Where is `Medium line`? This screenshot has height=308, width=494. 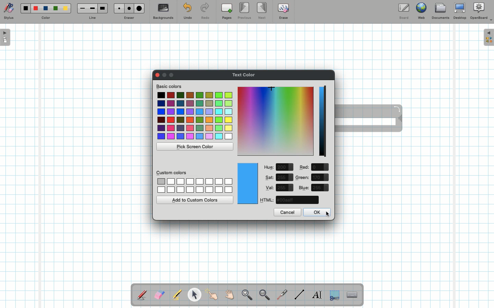
Medium line is located at coordinates (92, 8).